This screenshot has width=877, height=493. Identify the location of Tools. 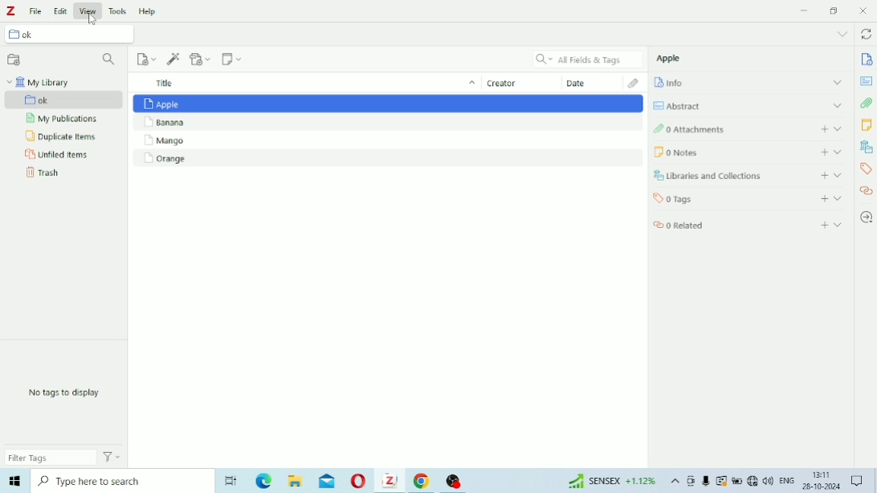
(117, 9).